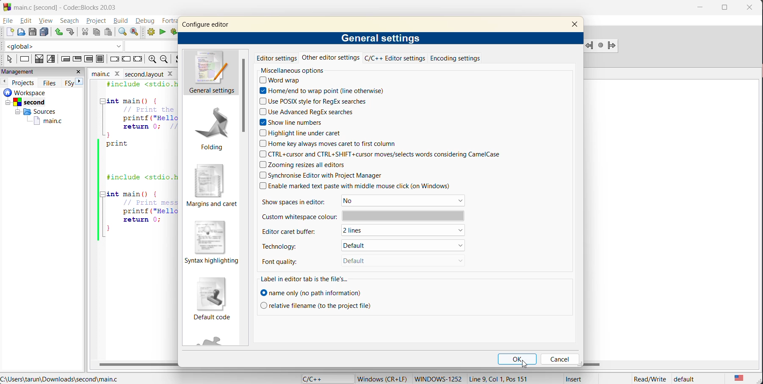 This screenshot has height=384, width=763. I want to click on margins and caret, so click(213, 186).